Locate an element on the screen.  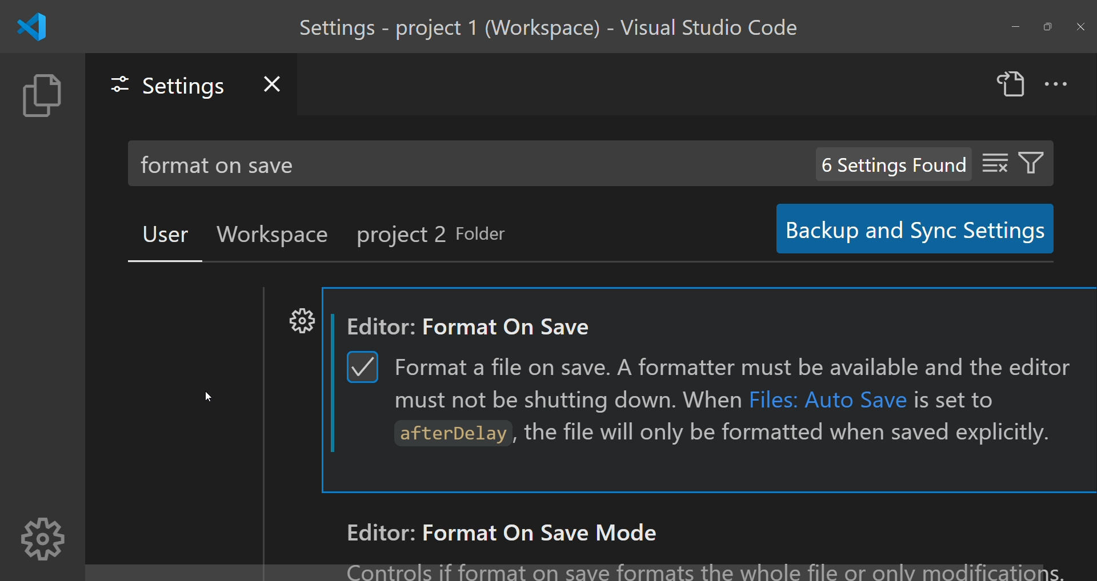
6 settings found is located at coordinates (891, 164).